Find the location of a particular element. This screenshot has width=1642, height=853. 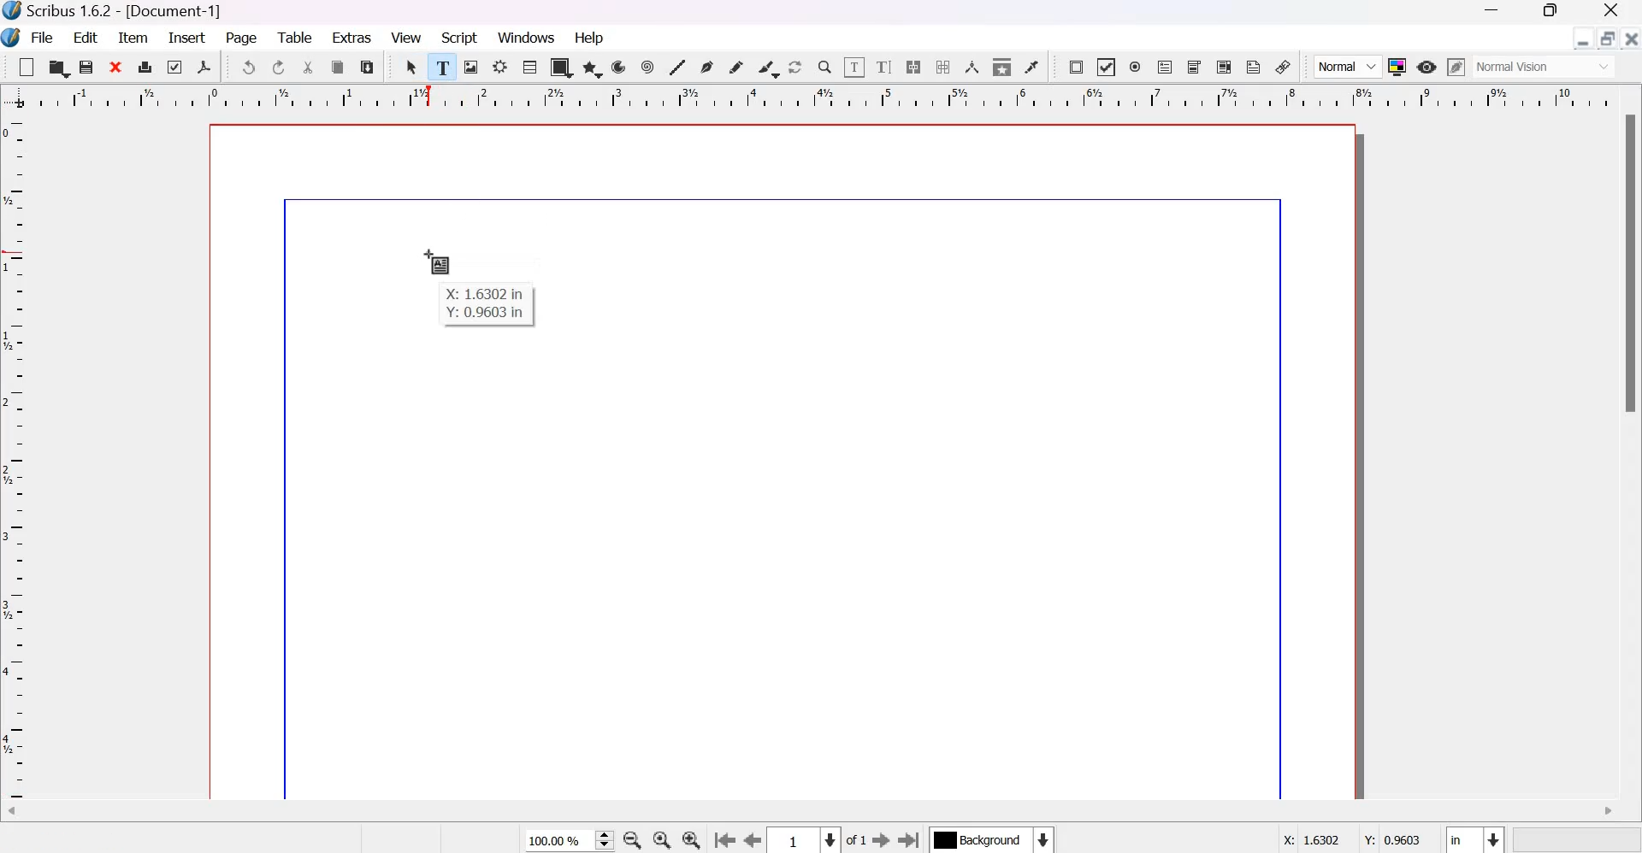

print is located at coordinates (145, 66).